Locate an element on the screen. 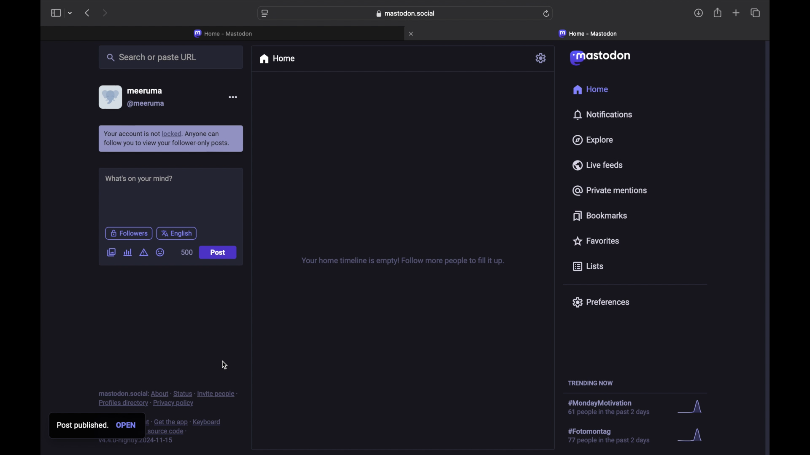 This screenshot has height=455, width=810. notification is located at coordinates (171, 139).